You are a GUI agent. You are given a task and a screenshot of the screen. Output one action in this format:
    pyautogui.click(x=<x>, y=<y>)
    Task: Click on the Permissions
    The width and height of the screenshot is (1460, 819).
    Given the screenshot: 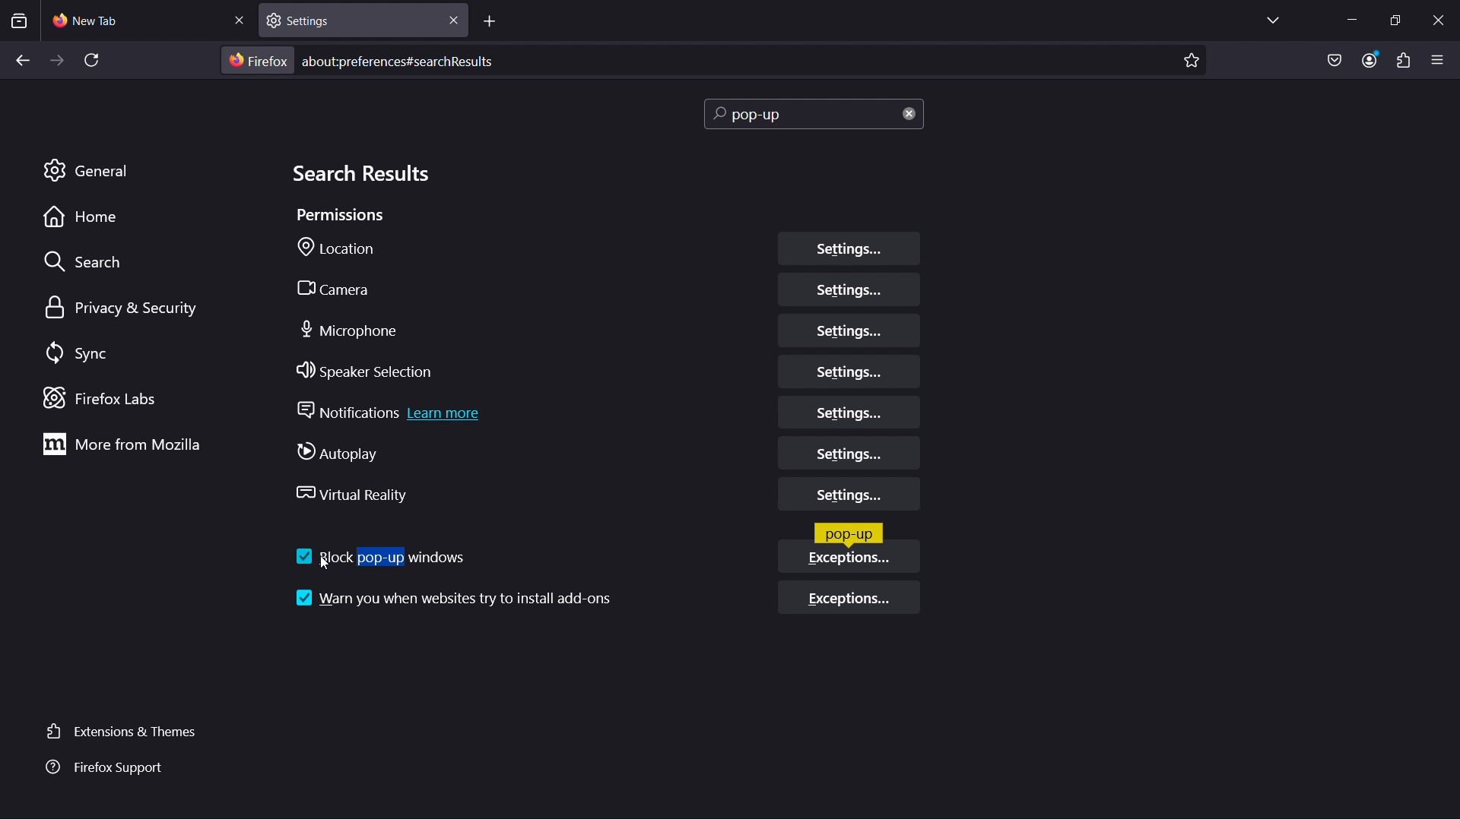 What is the action you would take?
    pyautogui.click(x=342, y=218)
    